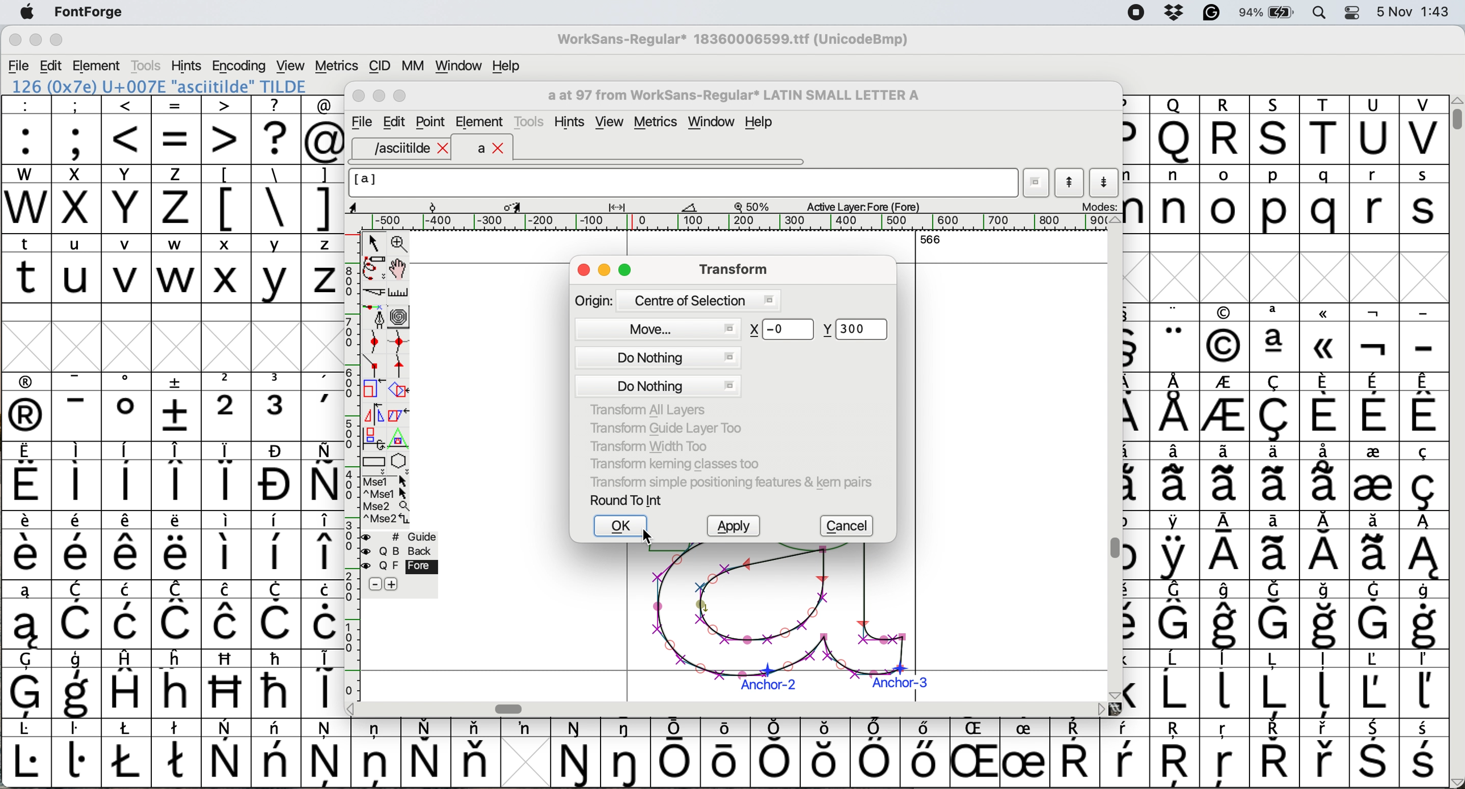  What do you see at coordinates (978, 753) in the screenshot?
I see `` at bounding box center [978, 753].